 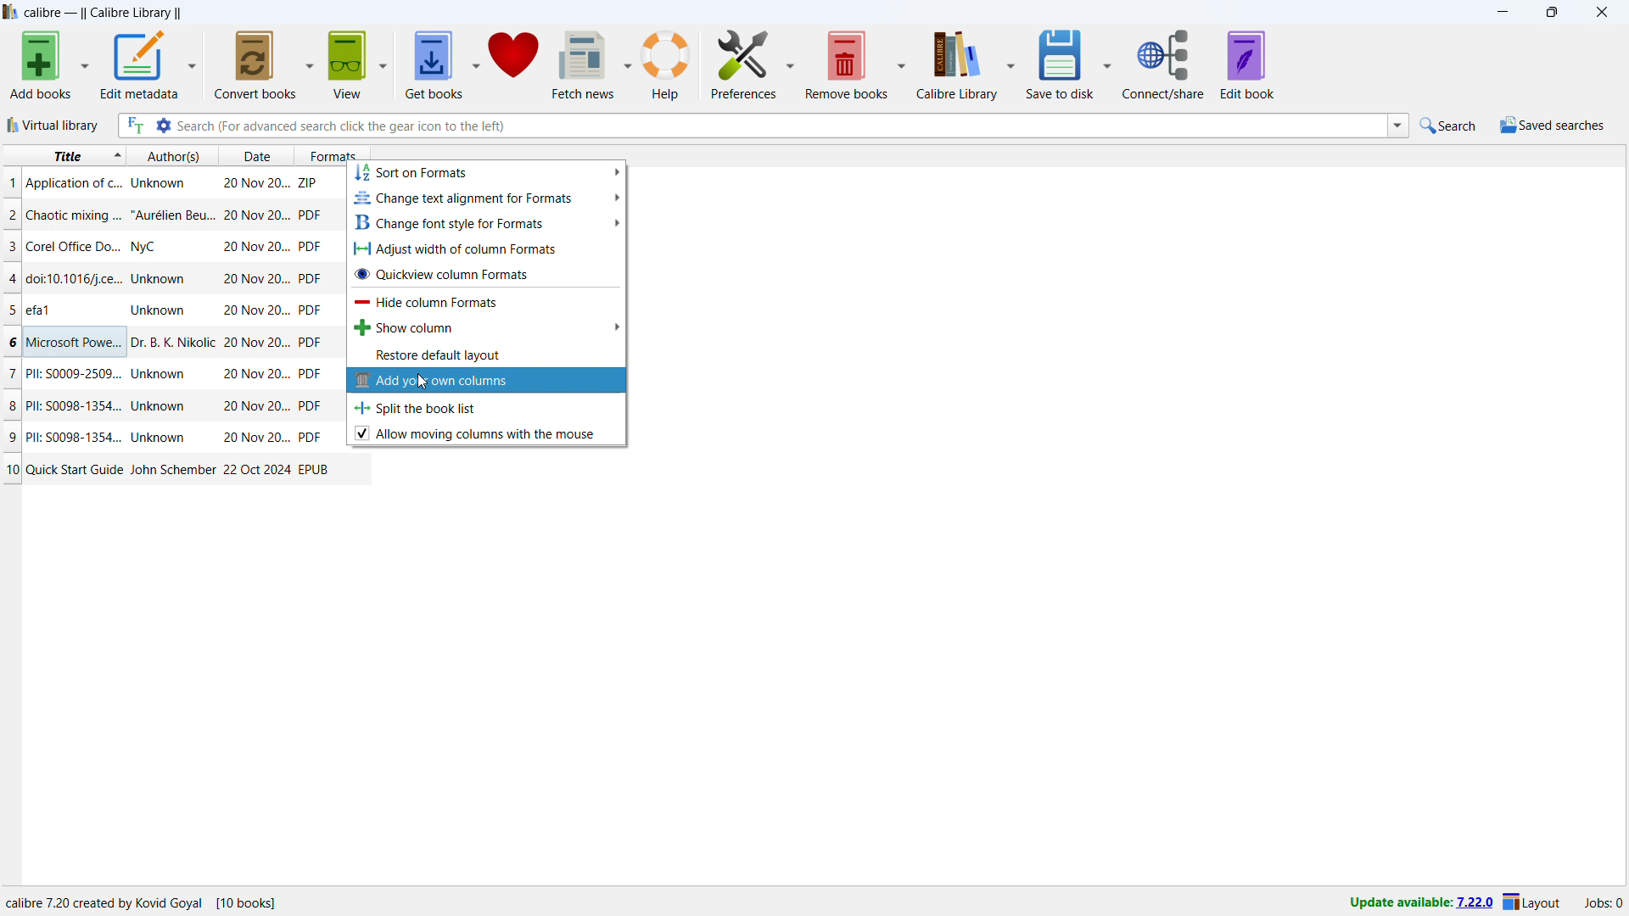 I want to click on preferences options, so click(x=791, y=65).